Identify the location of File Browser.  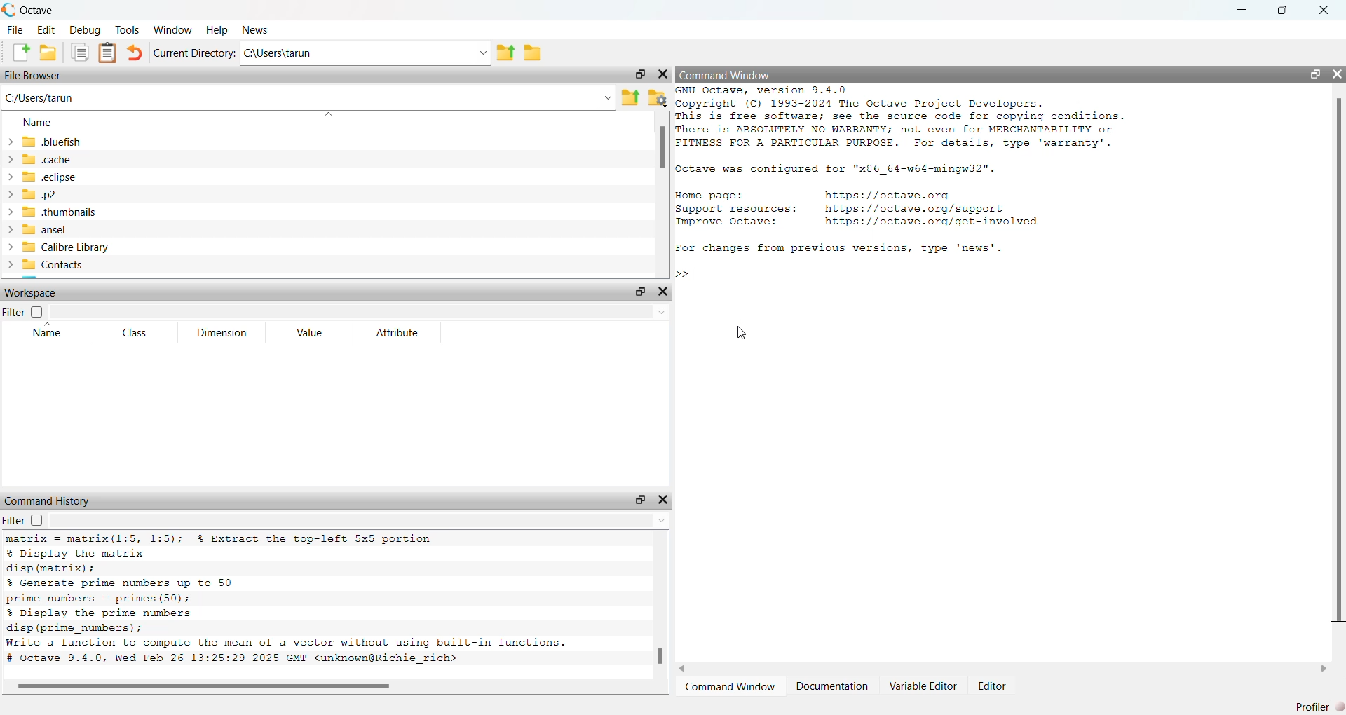
(34, 76).